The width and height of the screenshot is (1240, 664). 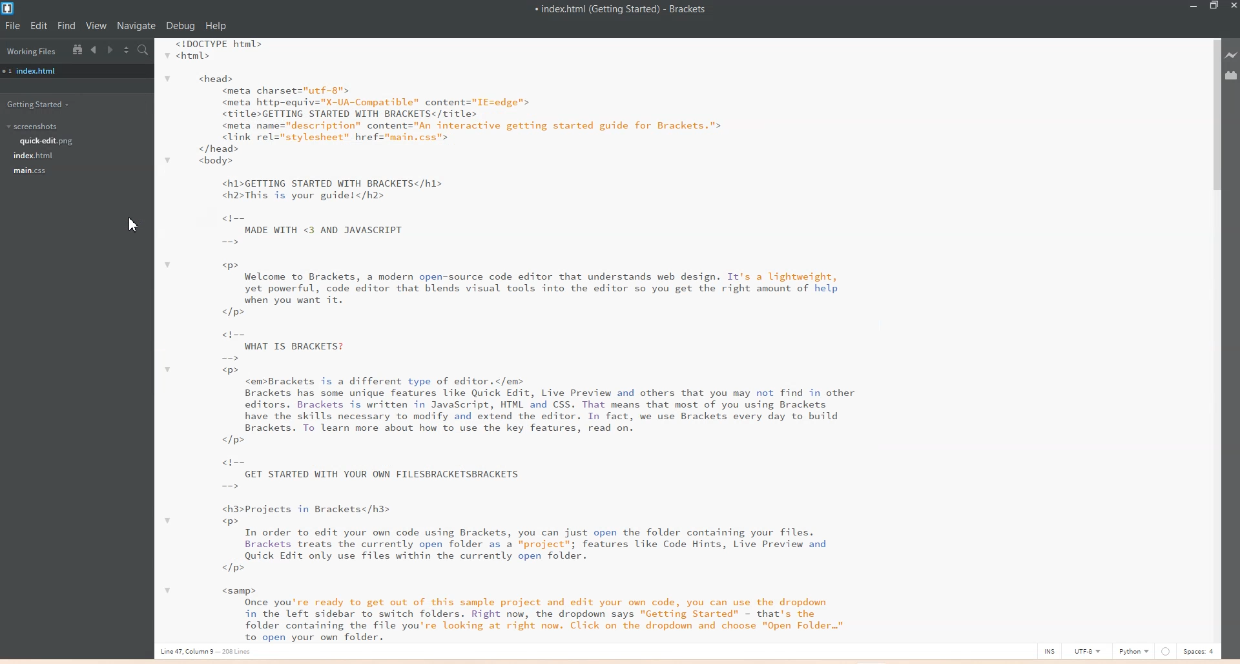 What do you see at coordinates (30, 171) in the screenshot?
I see `main.css` at bounding box center [30, 171].